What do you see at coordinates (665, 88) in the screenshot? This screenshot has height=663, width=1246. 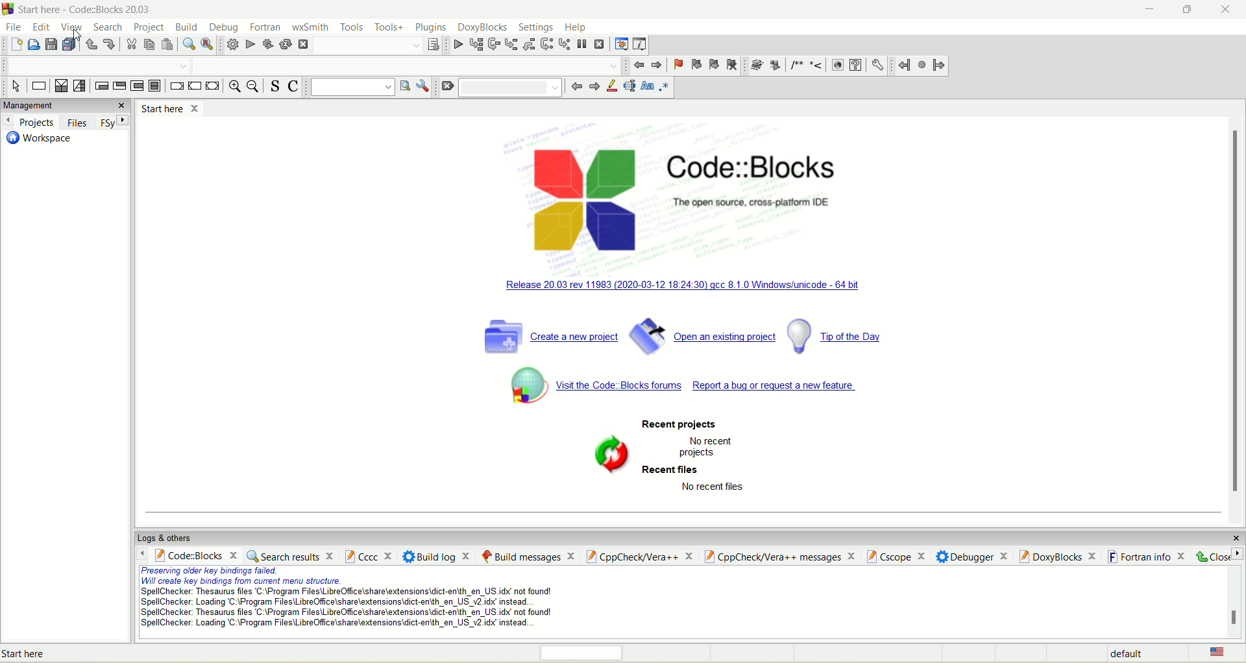 I see `regex` at bounding box center [665, 88].